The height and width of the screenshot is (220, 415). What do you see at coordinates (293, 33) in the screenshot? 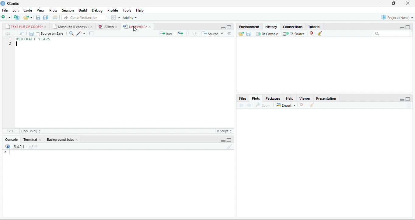
I see `To source` at bounding box center [293, 33].